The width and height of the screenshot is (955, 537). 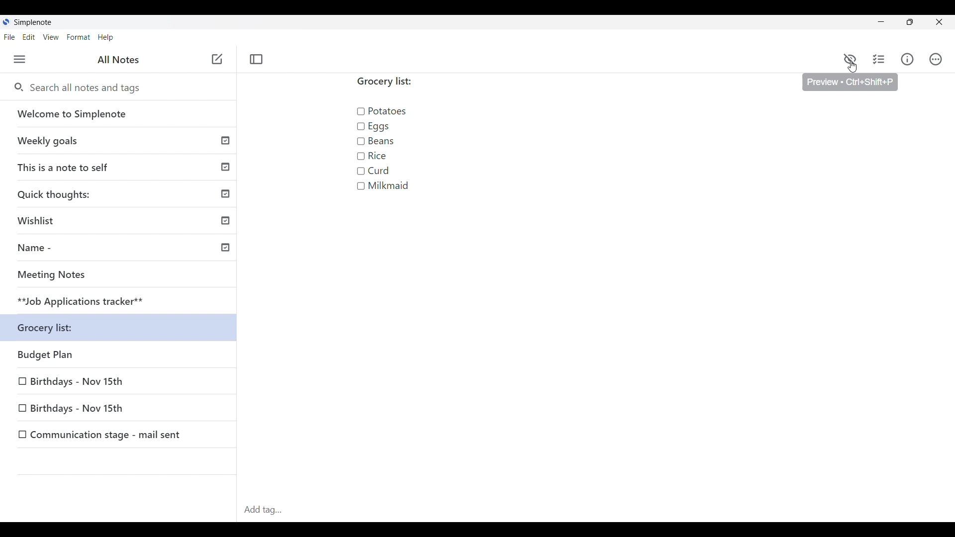 What do you see at coordinates (120, 409) in the screenshot?
I see `Birthdays - Nov 15th` at bounding box center [120, 409].